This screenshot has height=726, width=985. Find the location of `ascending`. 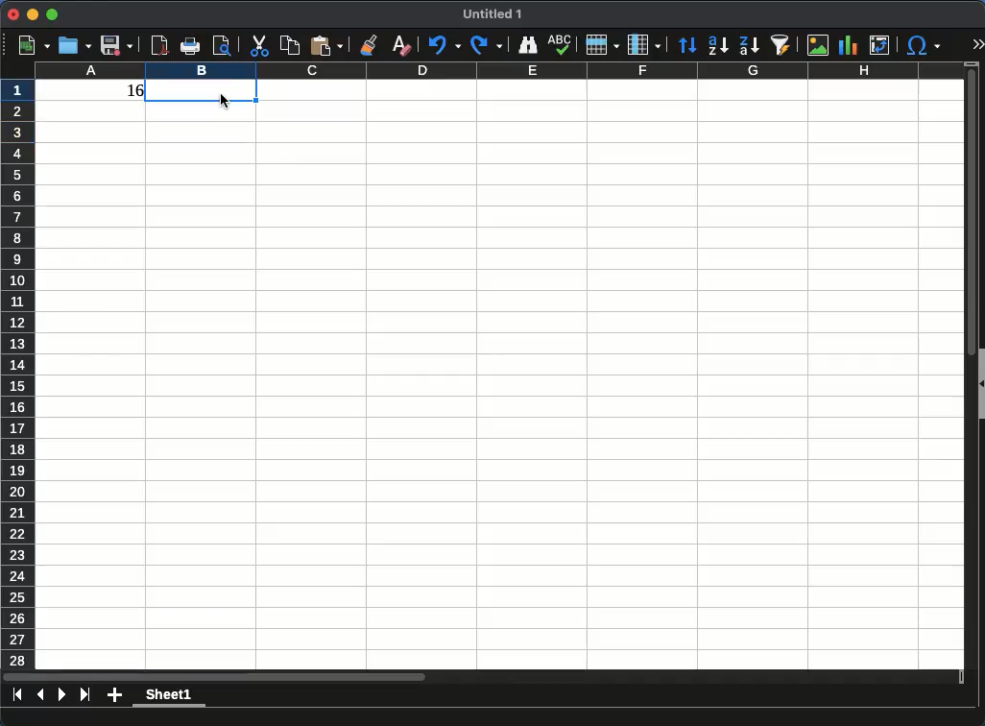

ascending is located at coordinates (718, 46).